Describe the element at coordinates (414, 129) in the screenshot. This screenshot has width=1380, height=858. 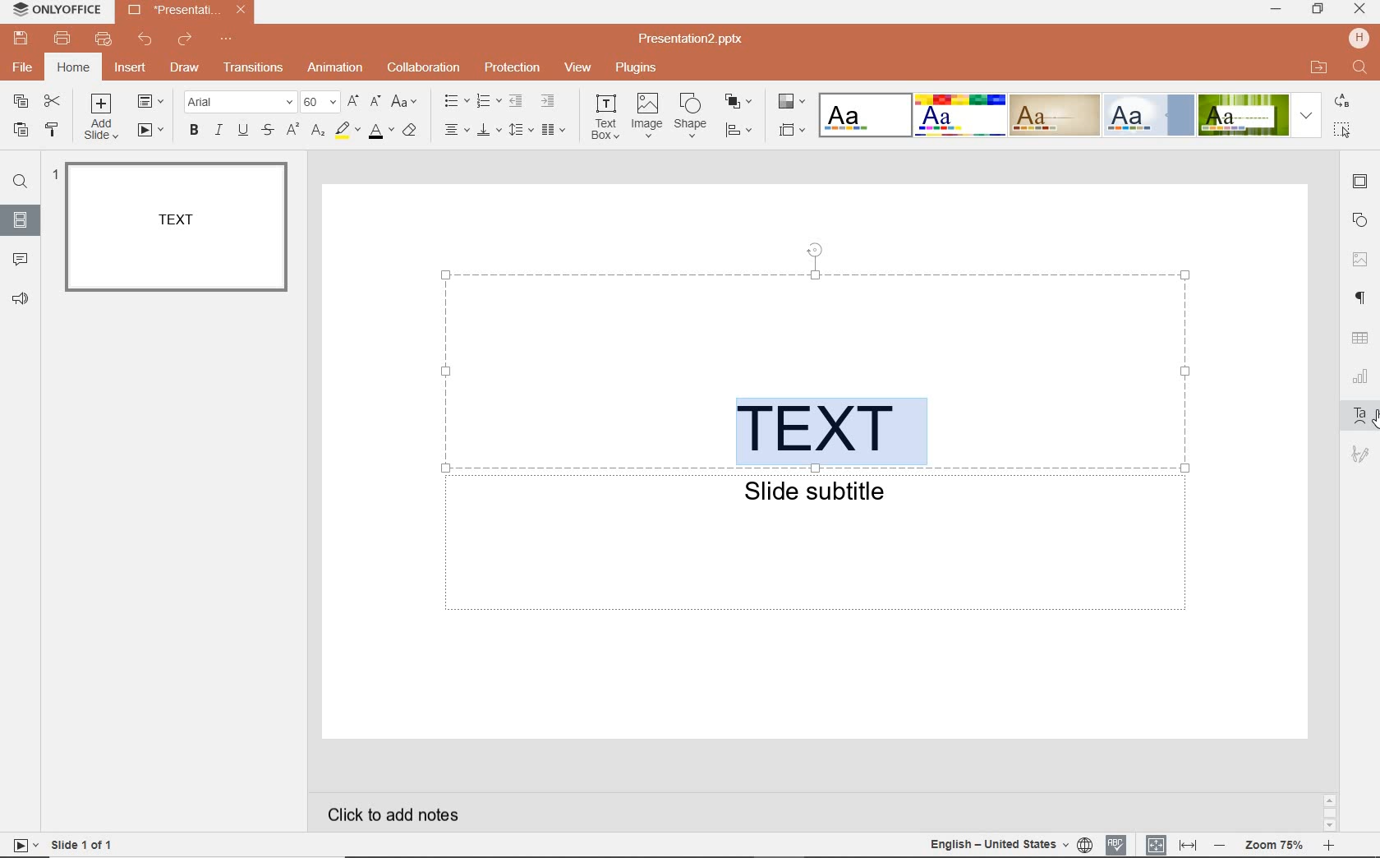
I see `CLEAR STYLE` at that location.